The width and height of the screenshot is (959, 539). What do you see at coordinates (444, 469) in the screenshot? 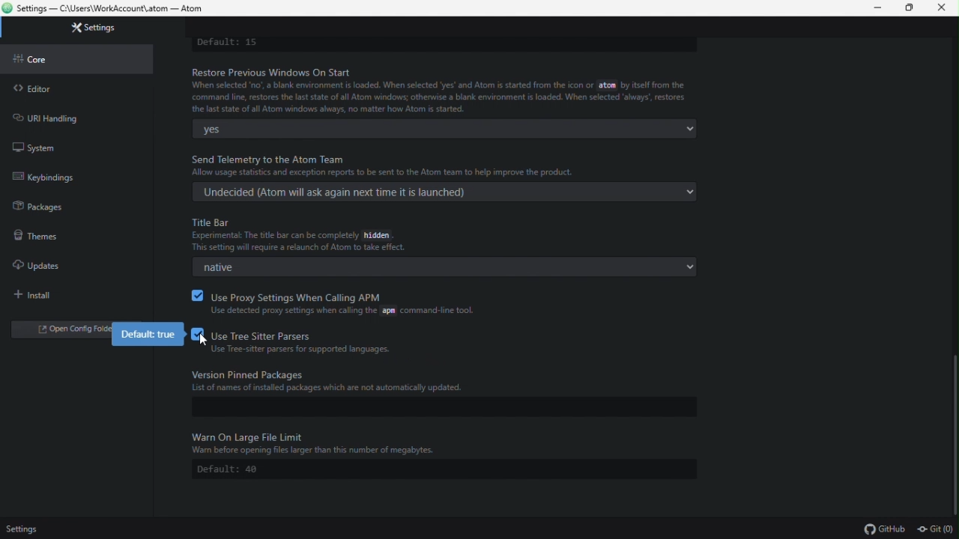
I see `default` at bounding box center [444, 469].